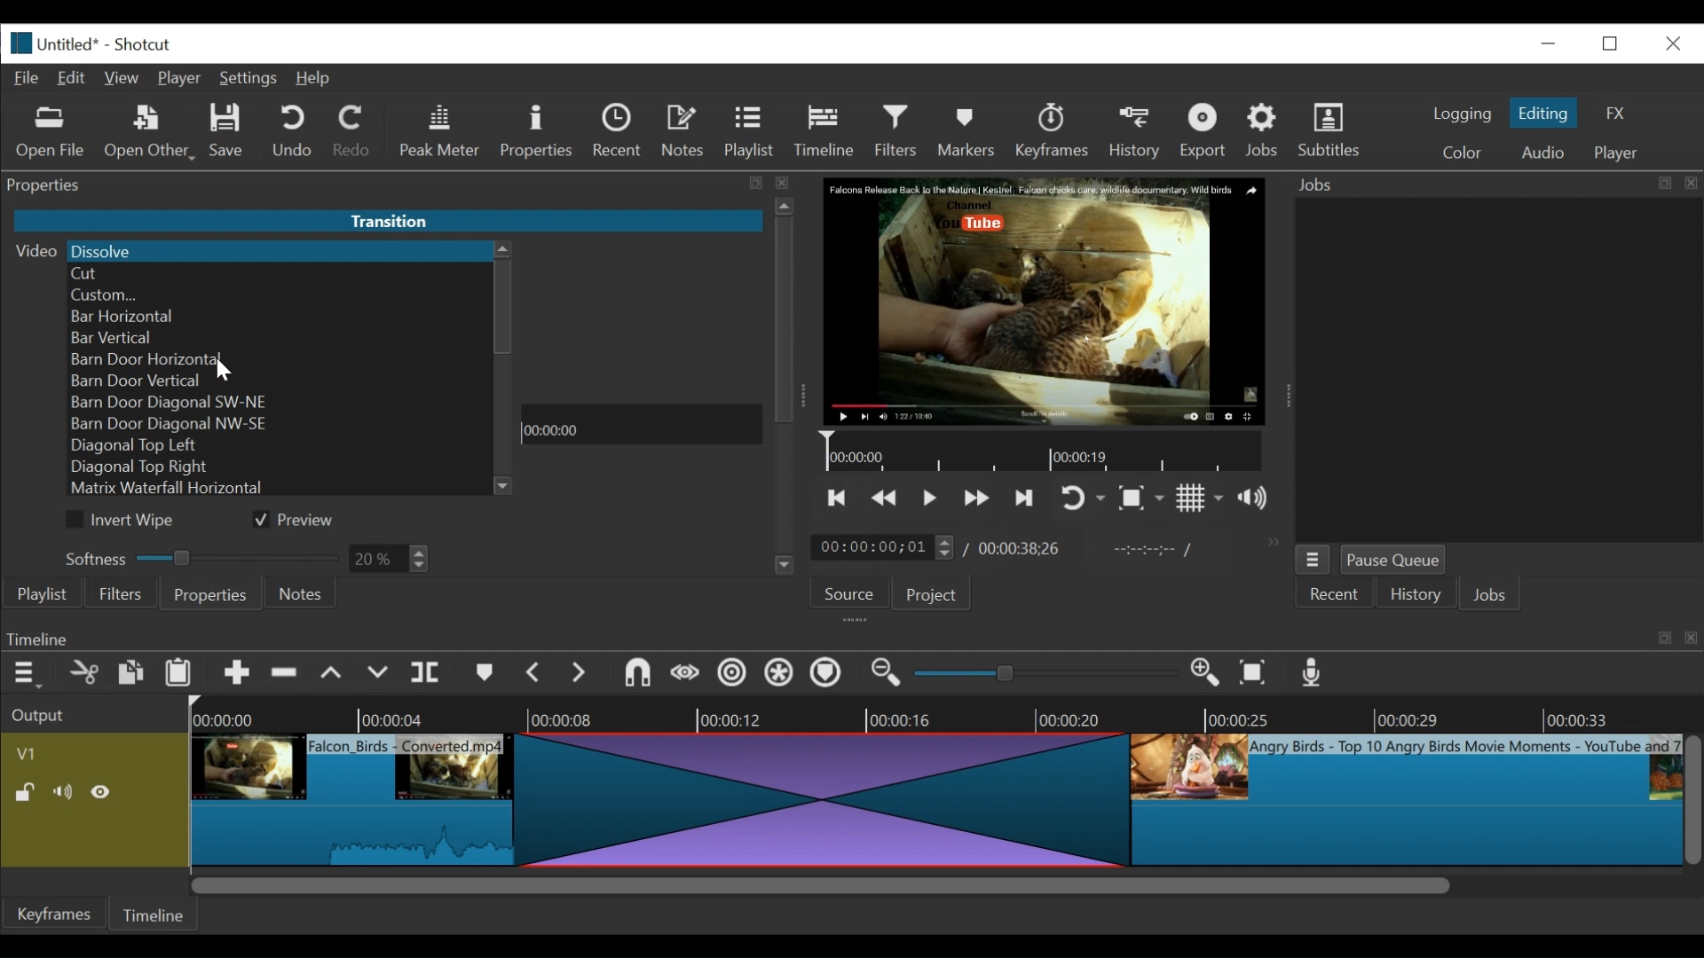  What do you see at coordinates (1461, 154) in the screenshot?
I see `color` at bounding box center [1461, 154].